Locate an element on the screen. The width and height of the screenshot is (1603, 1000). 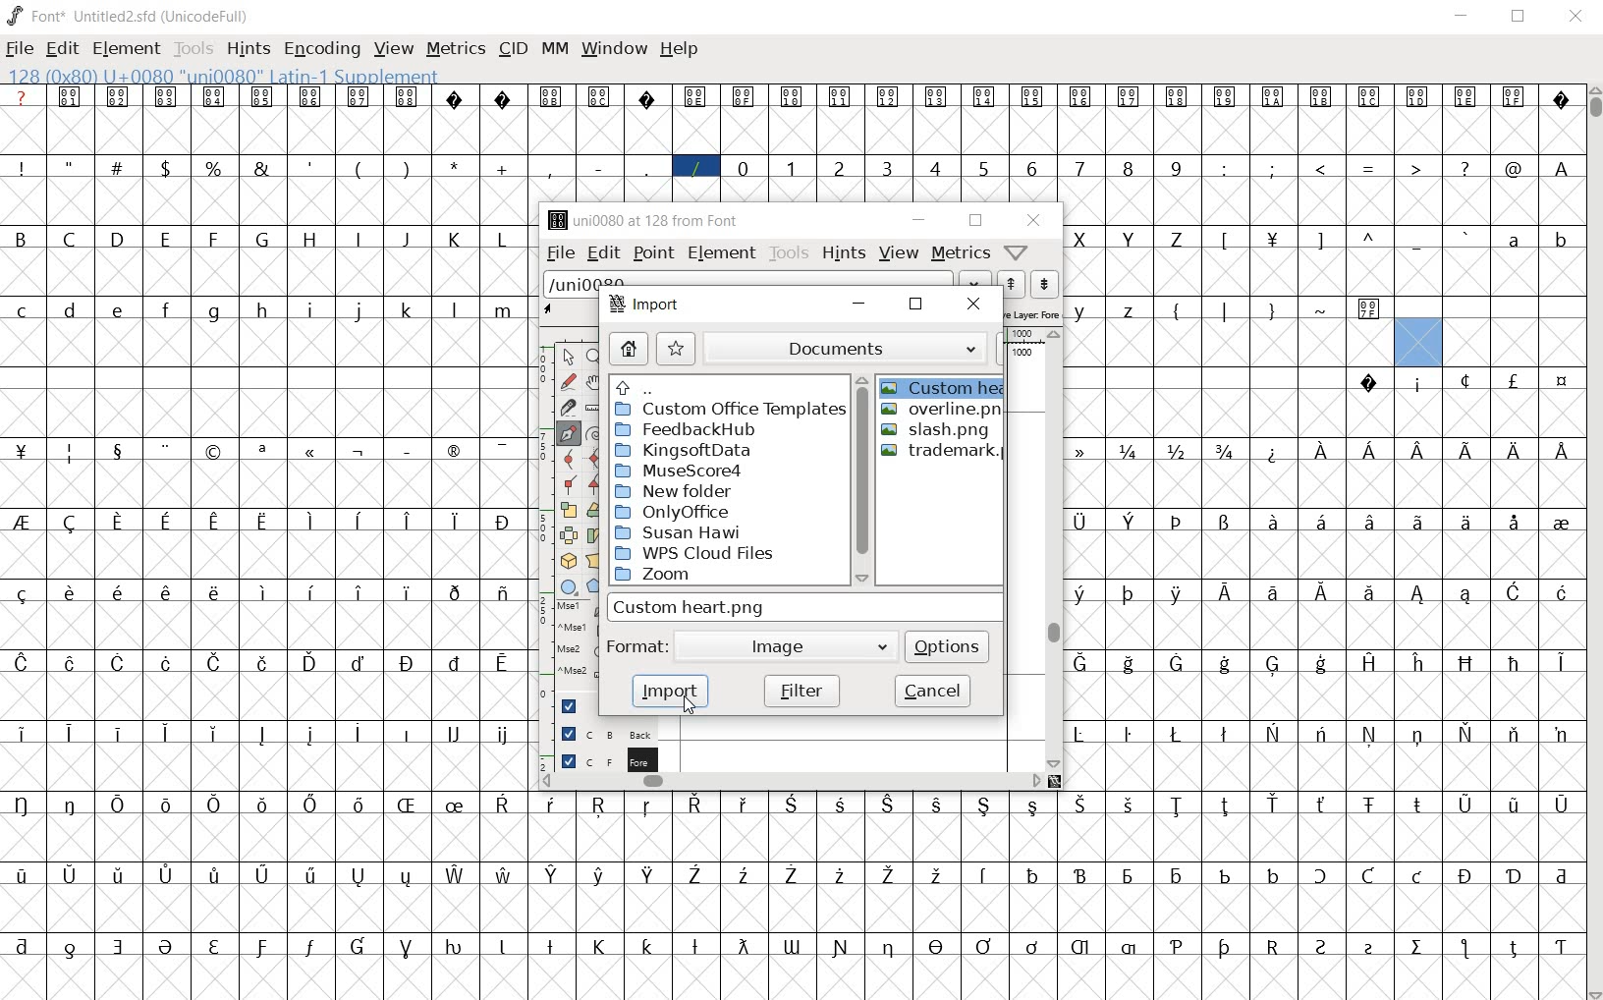
glyph is located at coordinates (406, 240).